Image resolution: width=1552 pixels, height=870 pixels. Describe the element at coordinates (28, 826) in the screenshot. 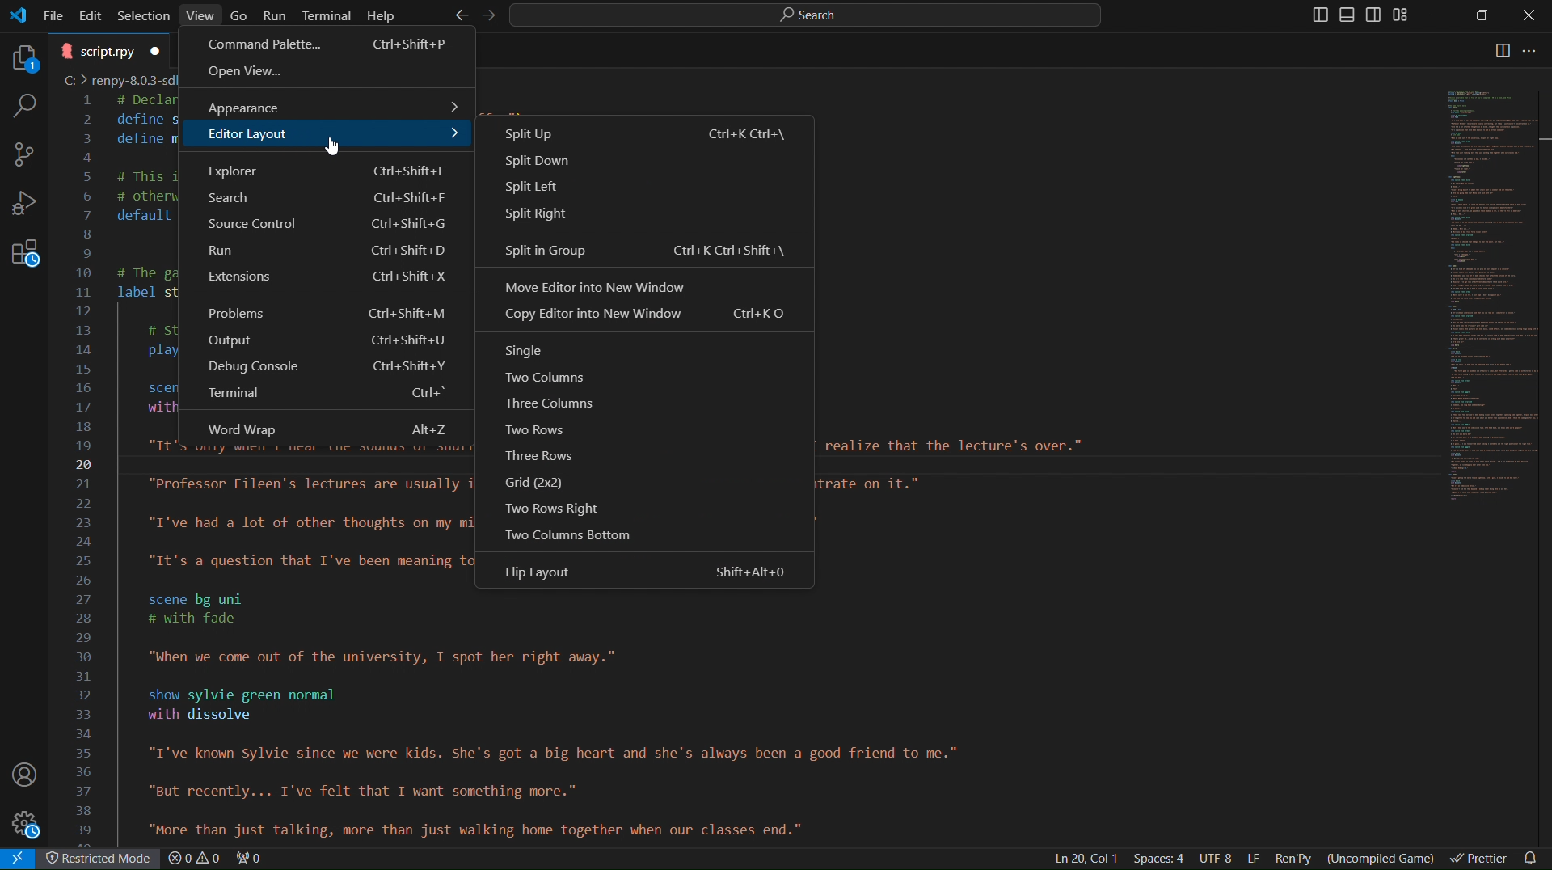

I see `Settings` at that location.